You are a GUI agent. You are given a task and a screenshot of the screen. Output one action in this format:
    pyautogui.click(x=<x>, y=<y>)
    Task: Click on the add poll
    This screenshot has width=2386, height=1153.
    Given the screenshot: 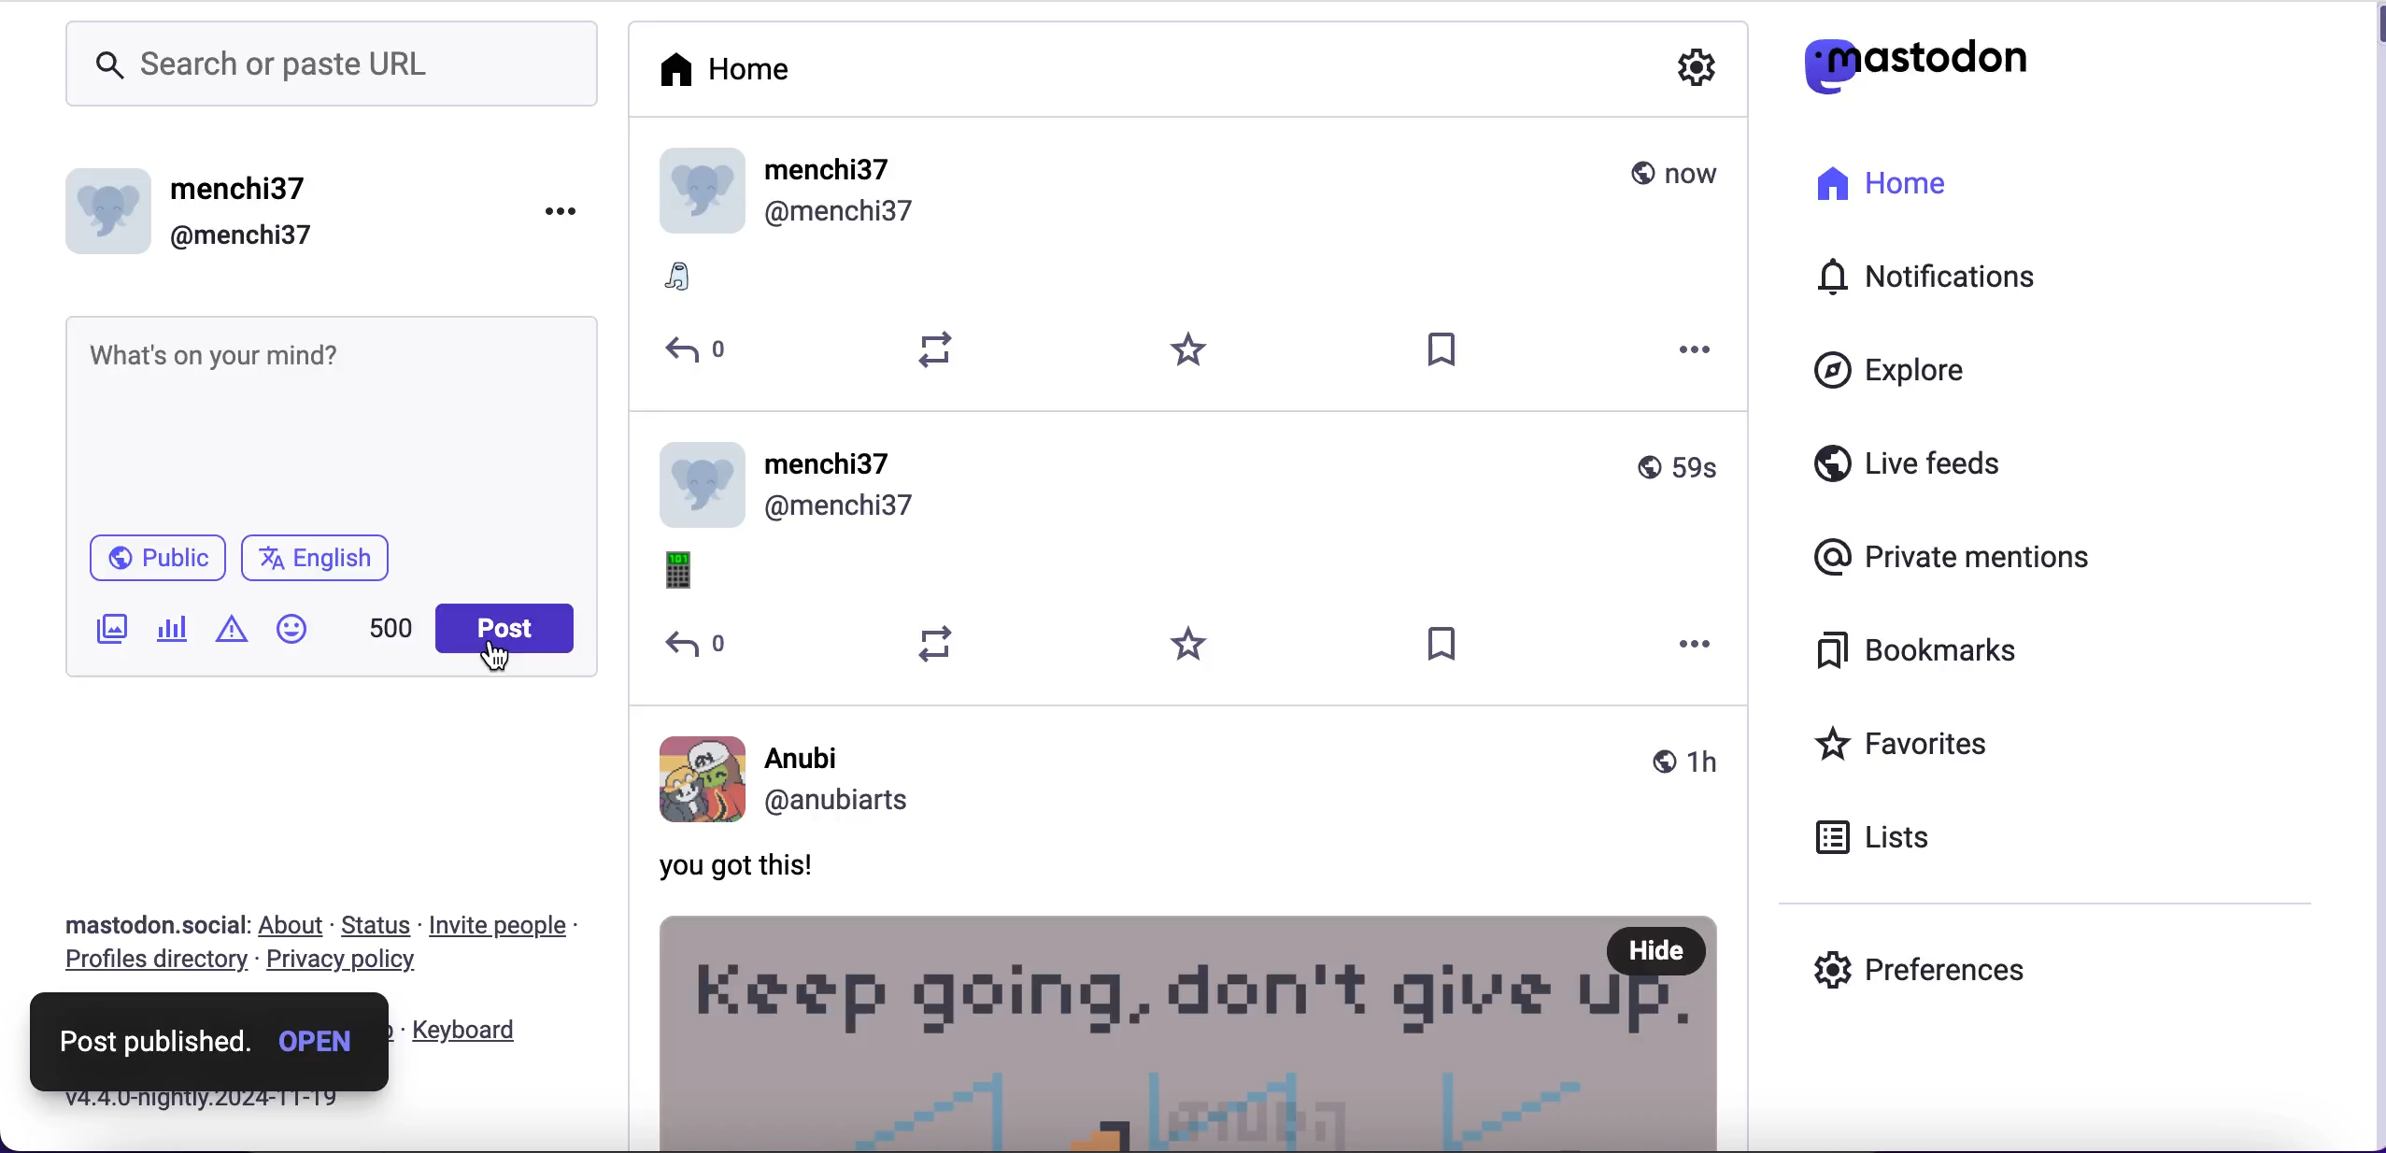 What is the action you would take?
    pyautogui.click(x=172, y=633)
    